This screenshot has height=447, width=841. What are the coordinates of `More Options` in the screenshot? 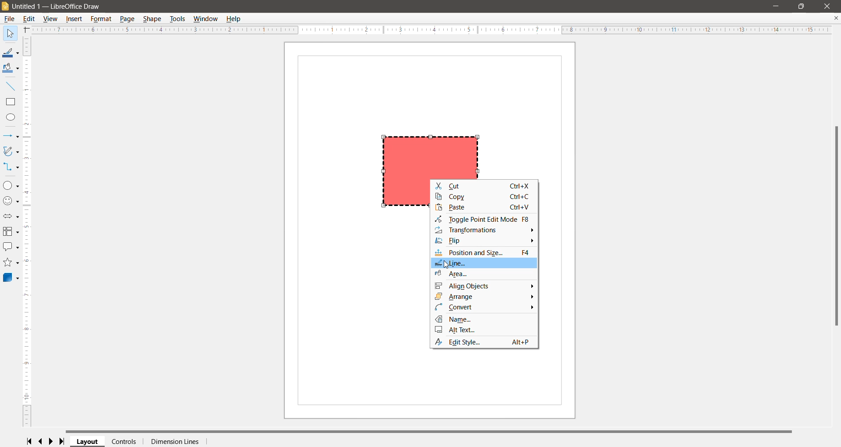 It's located at (532, 298).